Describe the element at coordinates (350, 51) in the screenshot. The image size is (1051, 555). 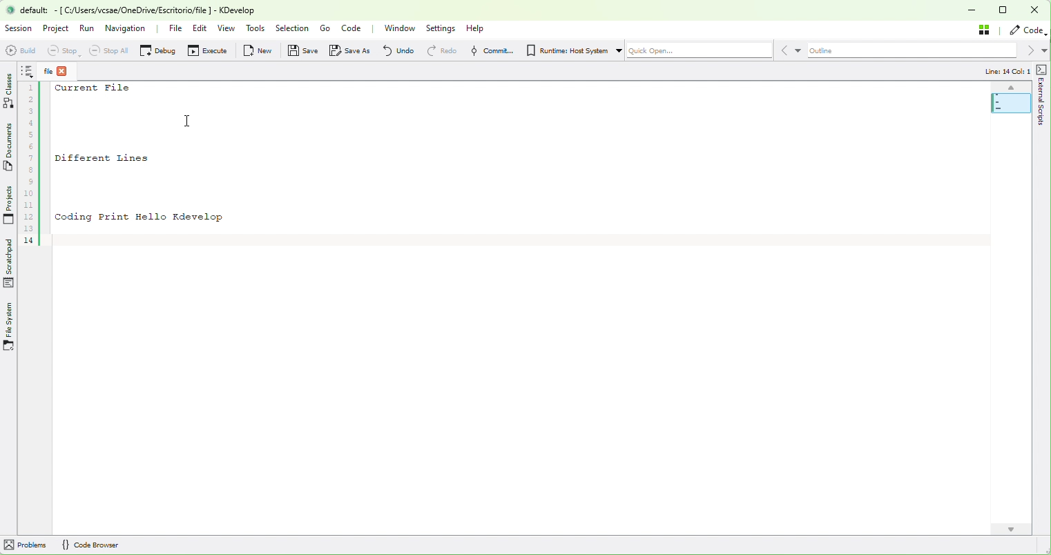
I see `Save As` at that location.